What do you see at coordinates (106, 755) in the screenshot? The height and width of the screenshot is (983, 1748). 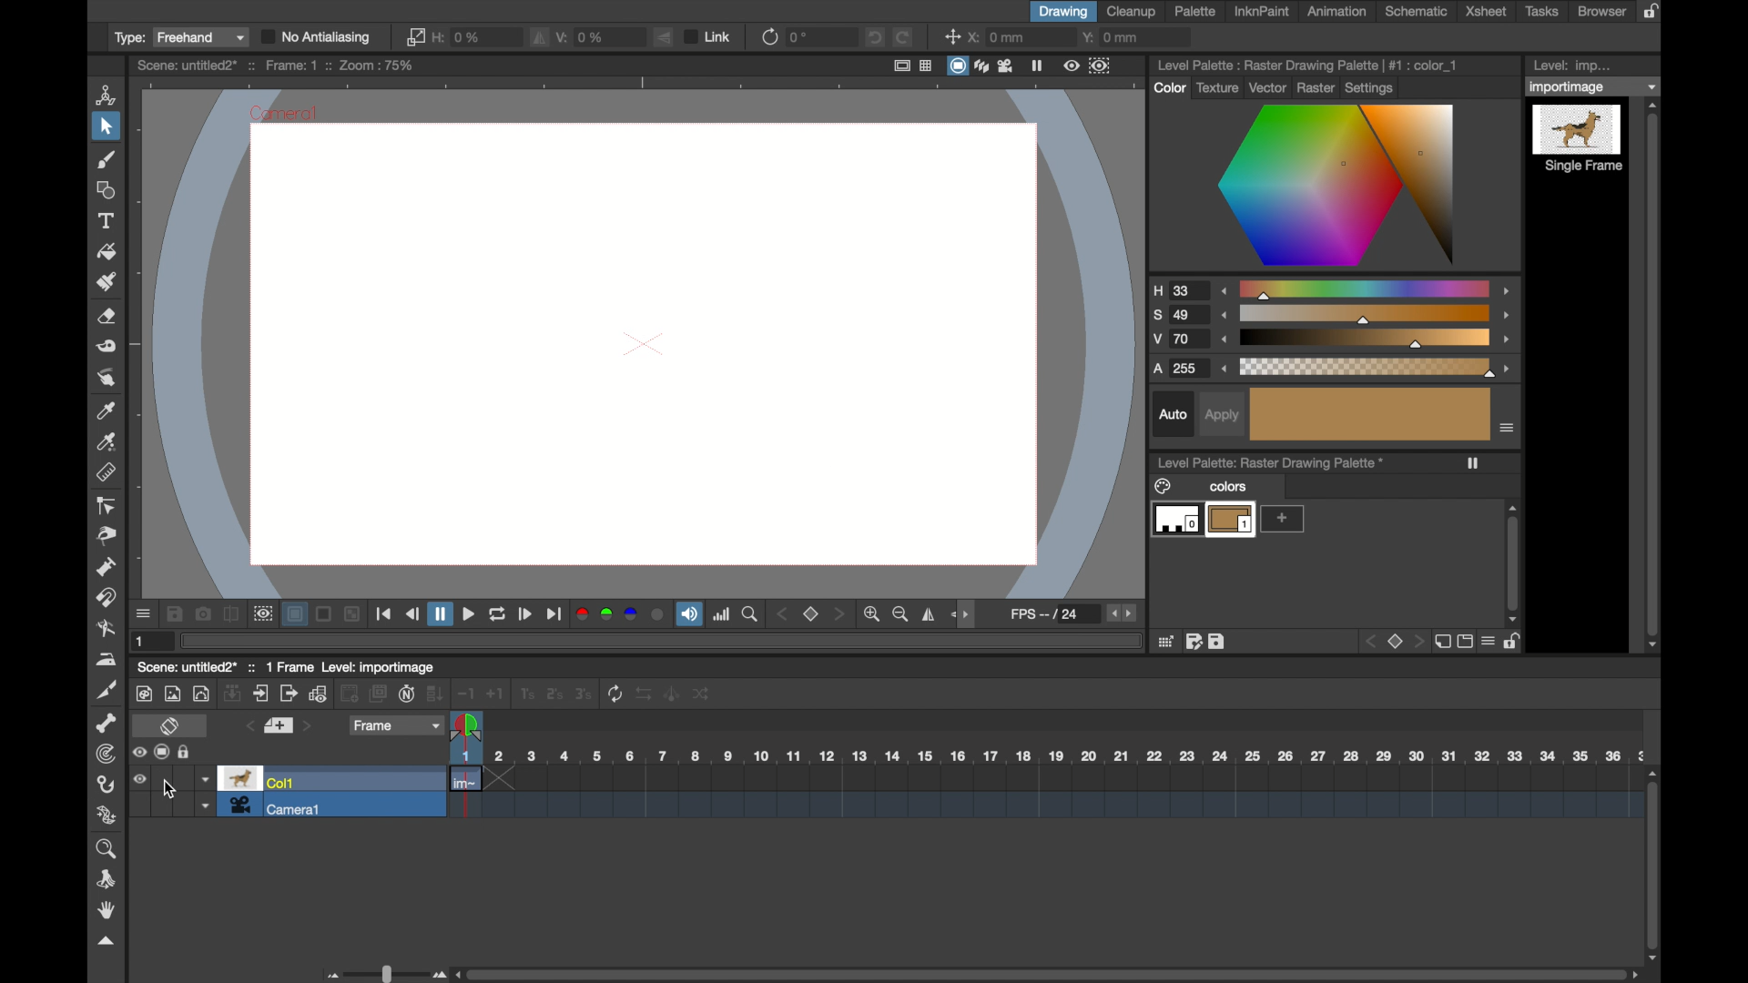 I see `tracker tool` at bounding box center [106, 755].